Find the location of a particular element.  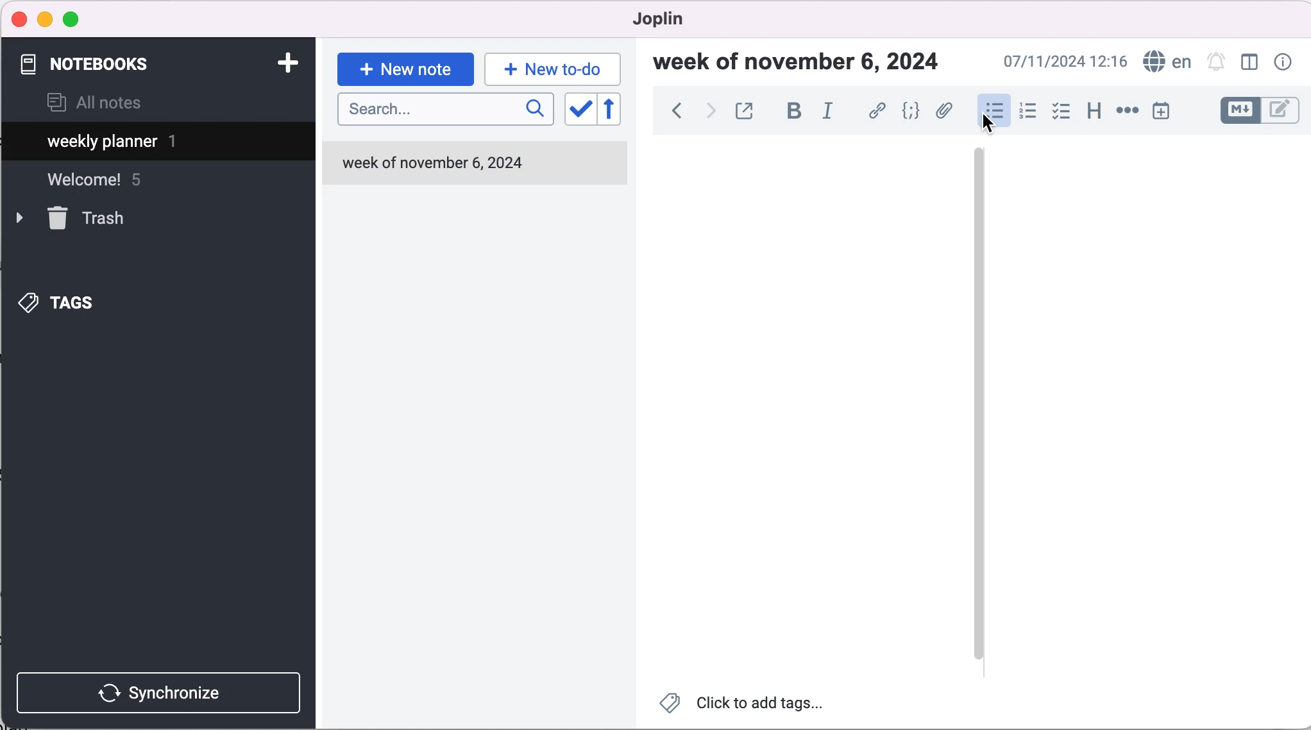

blank canvas is located at coordinates (805, 411).